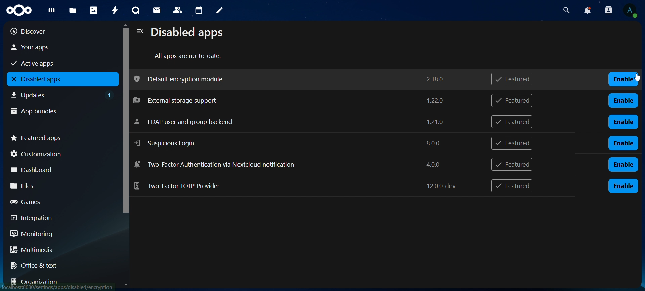 The height and width of the screenshot is (291, 645). I want to click on dashboard, so click(50, 12).